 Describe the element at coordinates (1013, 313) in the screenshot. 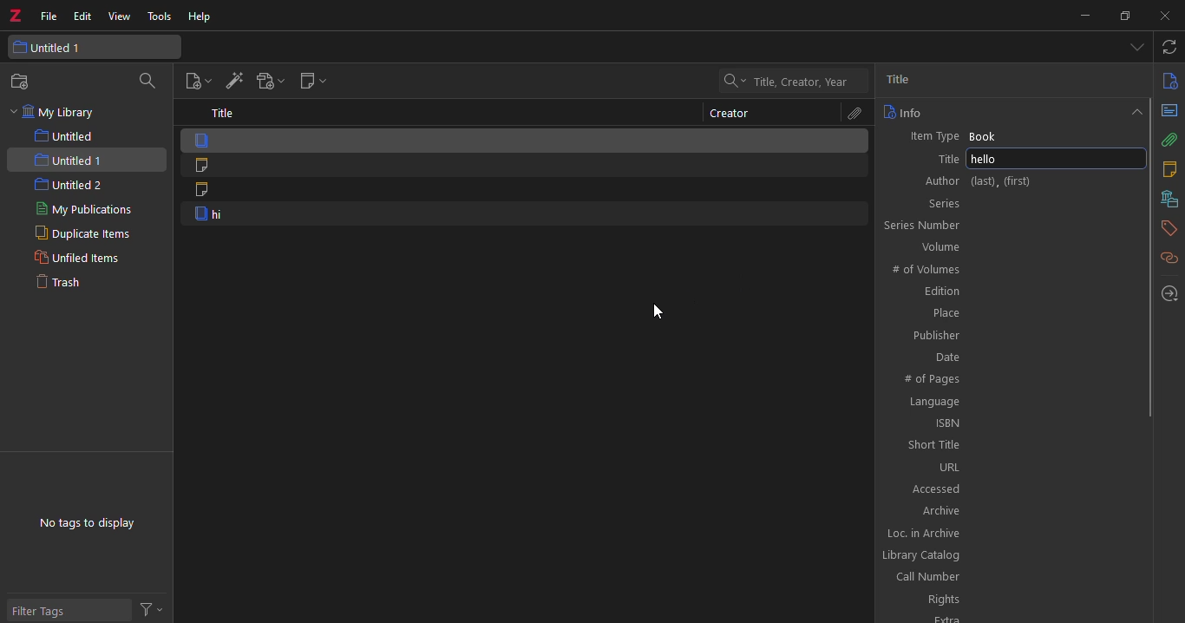

I see `Place` at that location.